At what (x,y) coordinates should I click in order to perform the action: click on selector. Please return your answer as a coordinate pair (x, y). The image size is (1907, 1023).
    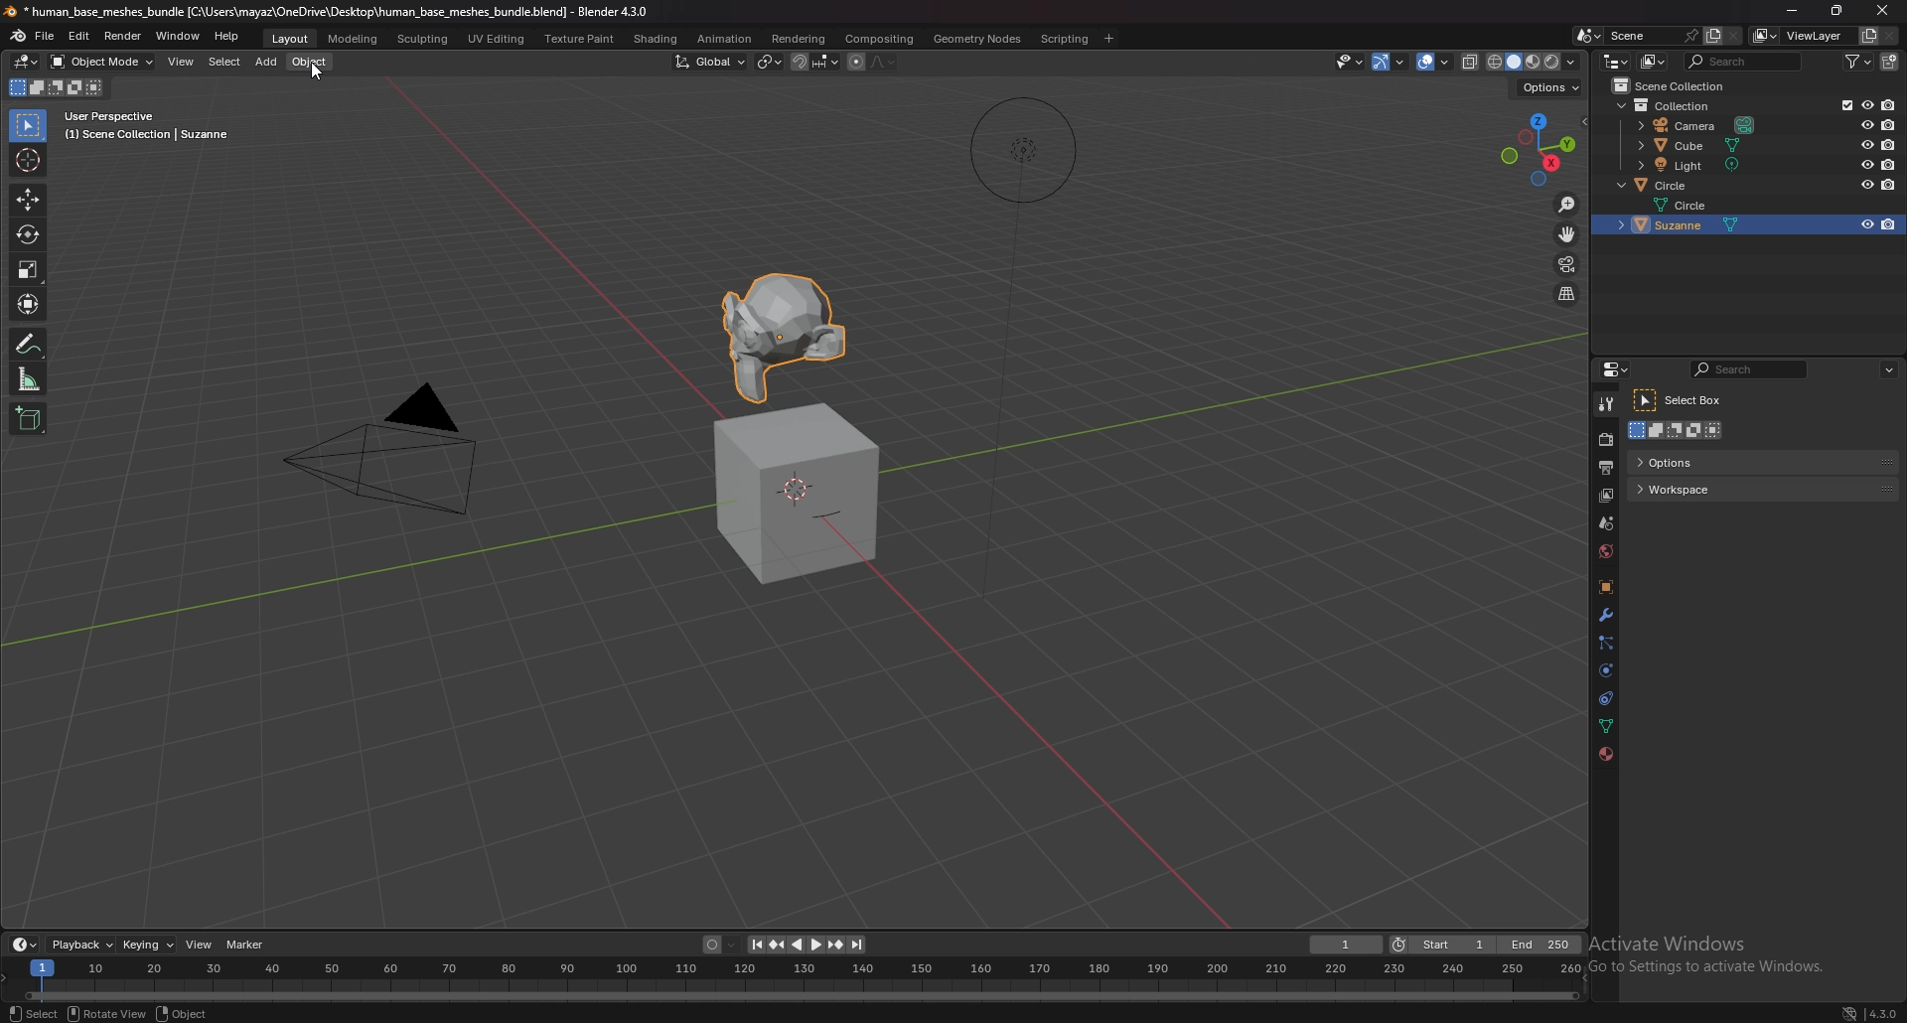
    Looking at the image, I should click on (29, 125).